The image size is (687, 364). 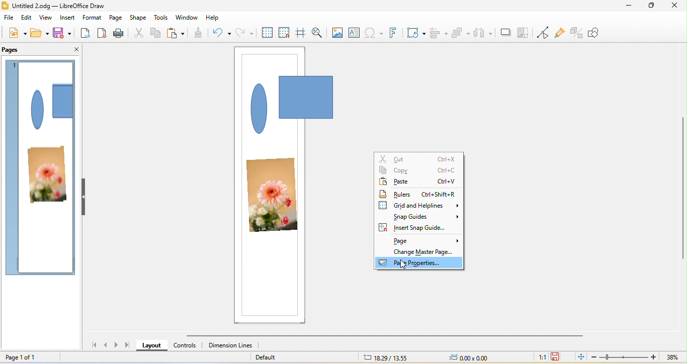 I want to click on toggle point edit mode, so click(x=543, y=32).